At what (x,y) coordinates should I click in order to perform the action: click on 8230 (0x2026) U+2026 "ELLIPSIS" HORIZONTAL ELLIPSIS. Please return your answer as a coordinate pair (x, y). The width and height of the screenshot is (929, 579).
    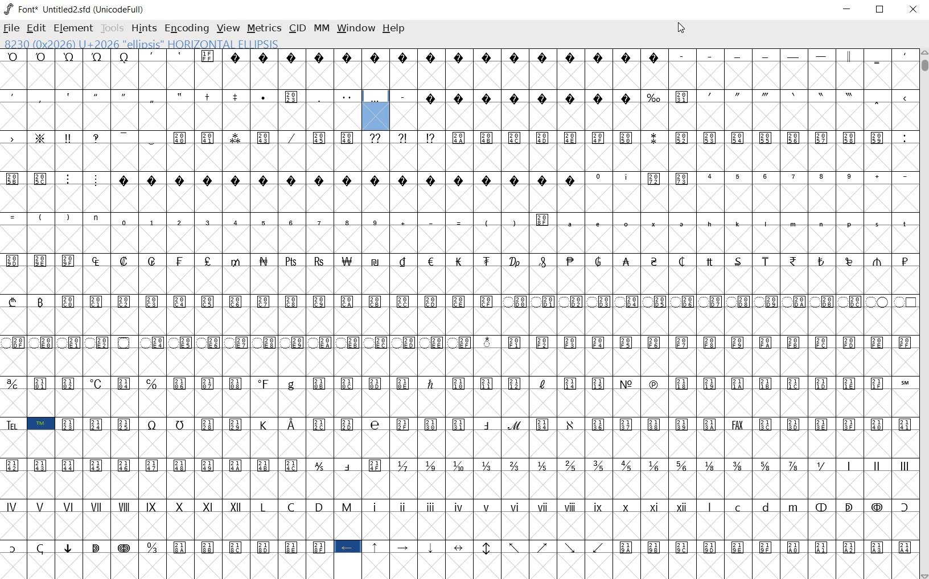
    Looking at the image, I should click on (376, 110).